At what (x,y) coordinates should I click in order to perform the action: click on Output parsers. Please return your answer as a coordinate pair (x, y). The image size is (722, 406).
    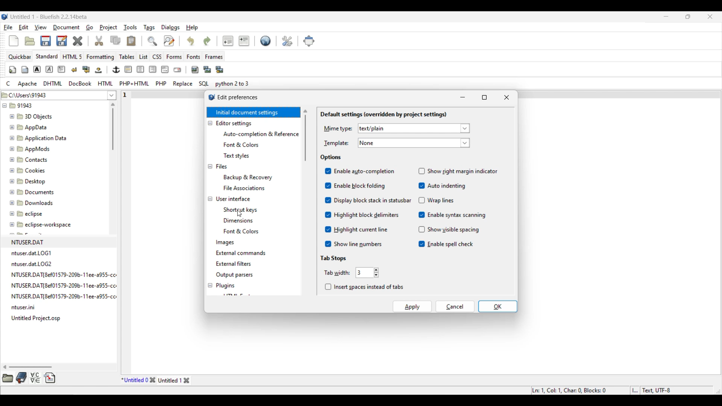
    Looking at the image, I should click on (234, 275).